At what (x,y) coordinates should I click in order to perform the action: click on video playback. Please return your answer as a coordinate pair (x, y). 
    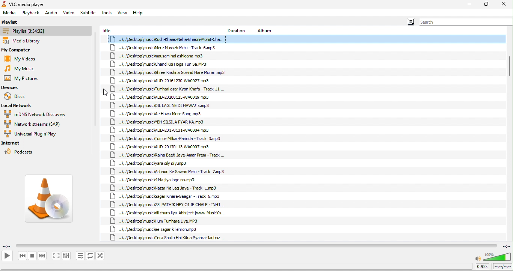
    Looking at the image, I should click on (256, 245).